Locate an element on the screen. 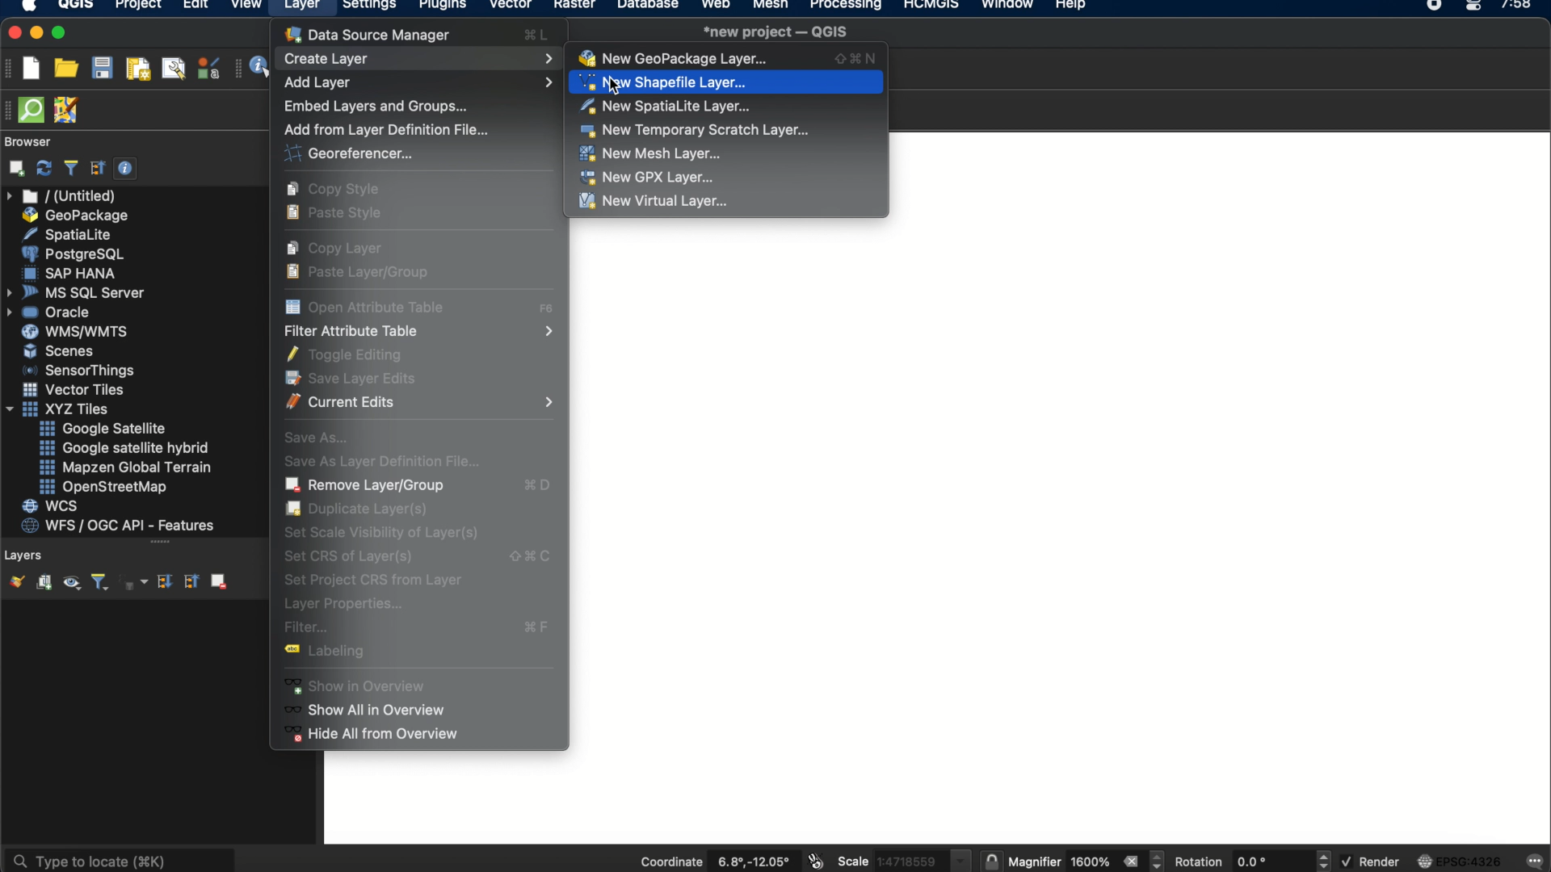 The image size is (1551, 872). Embed layers and groups... is located at coordinates (374, 107).